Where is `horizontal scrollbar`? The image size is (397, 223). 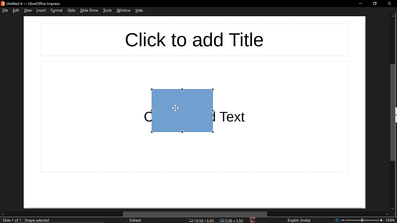 horizontal scrollbar is located at coordinates (195, 214).